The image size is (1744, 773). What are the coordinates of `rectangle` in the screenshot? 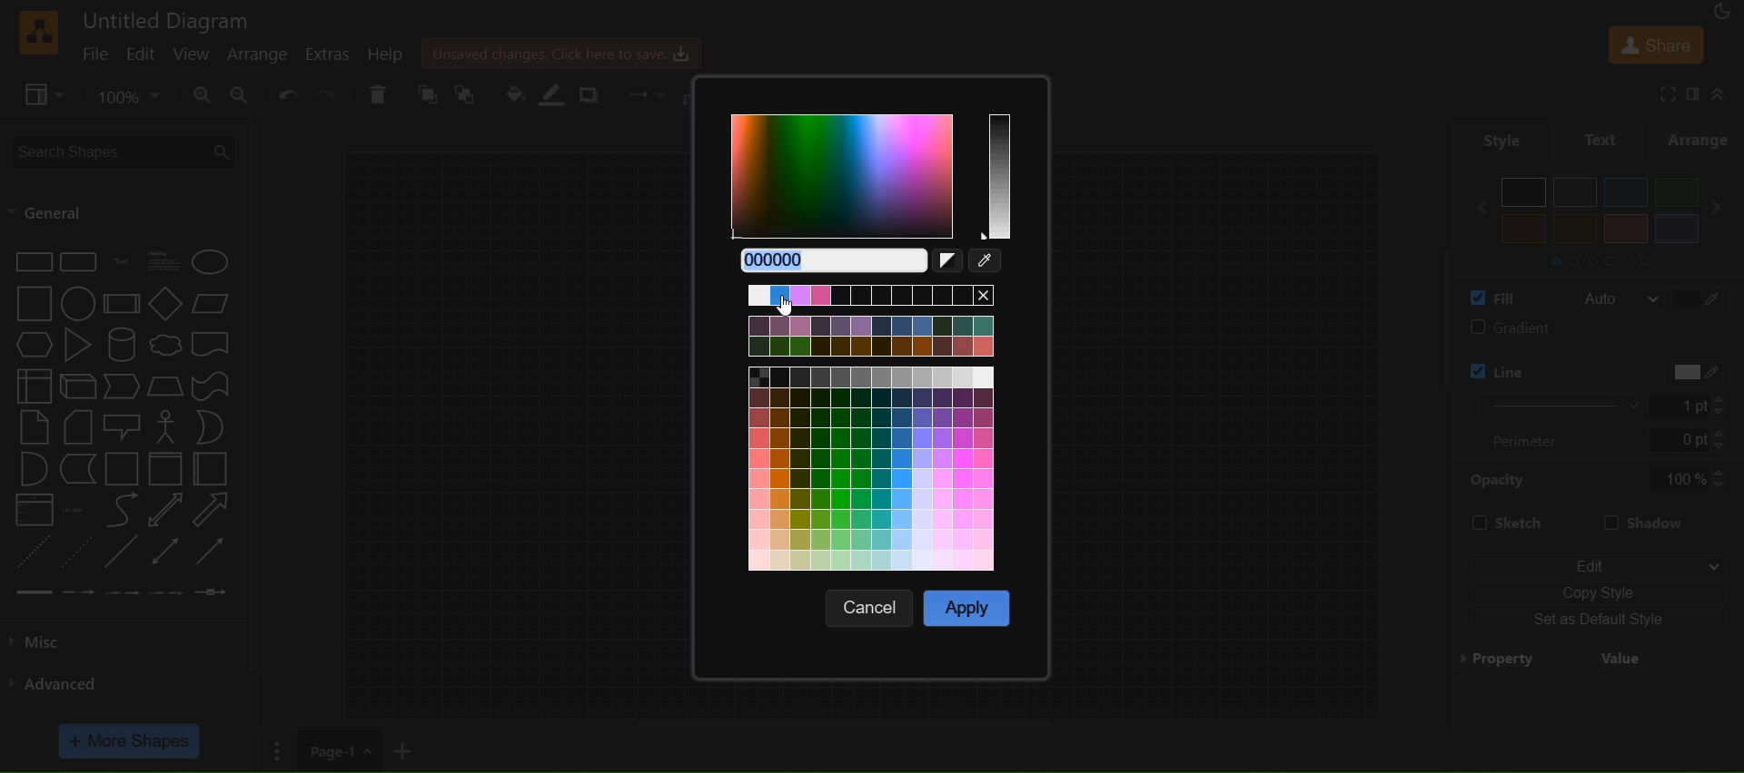 It's located at (33, 260).